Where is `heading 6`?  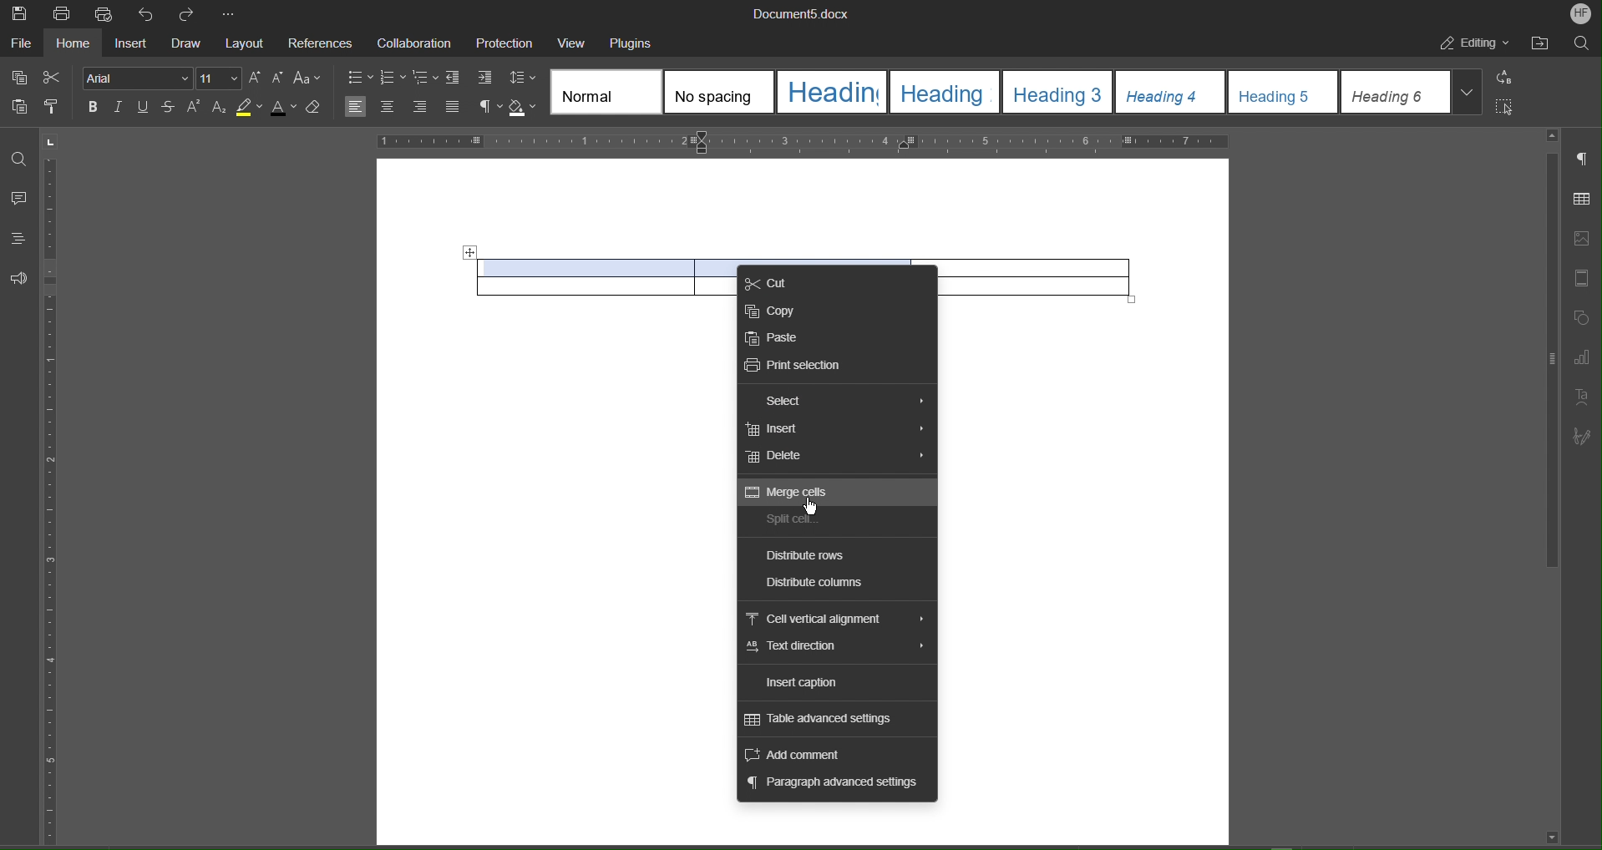
heading 6 is located at coordinates (1396, 92).